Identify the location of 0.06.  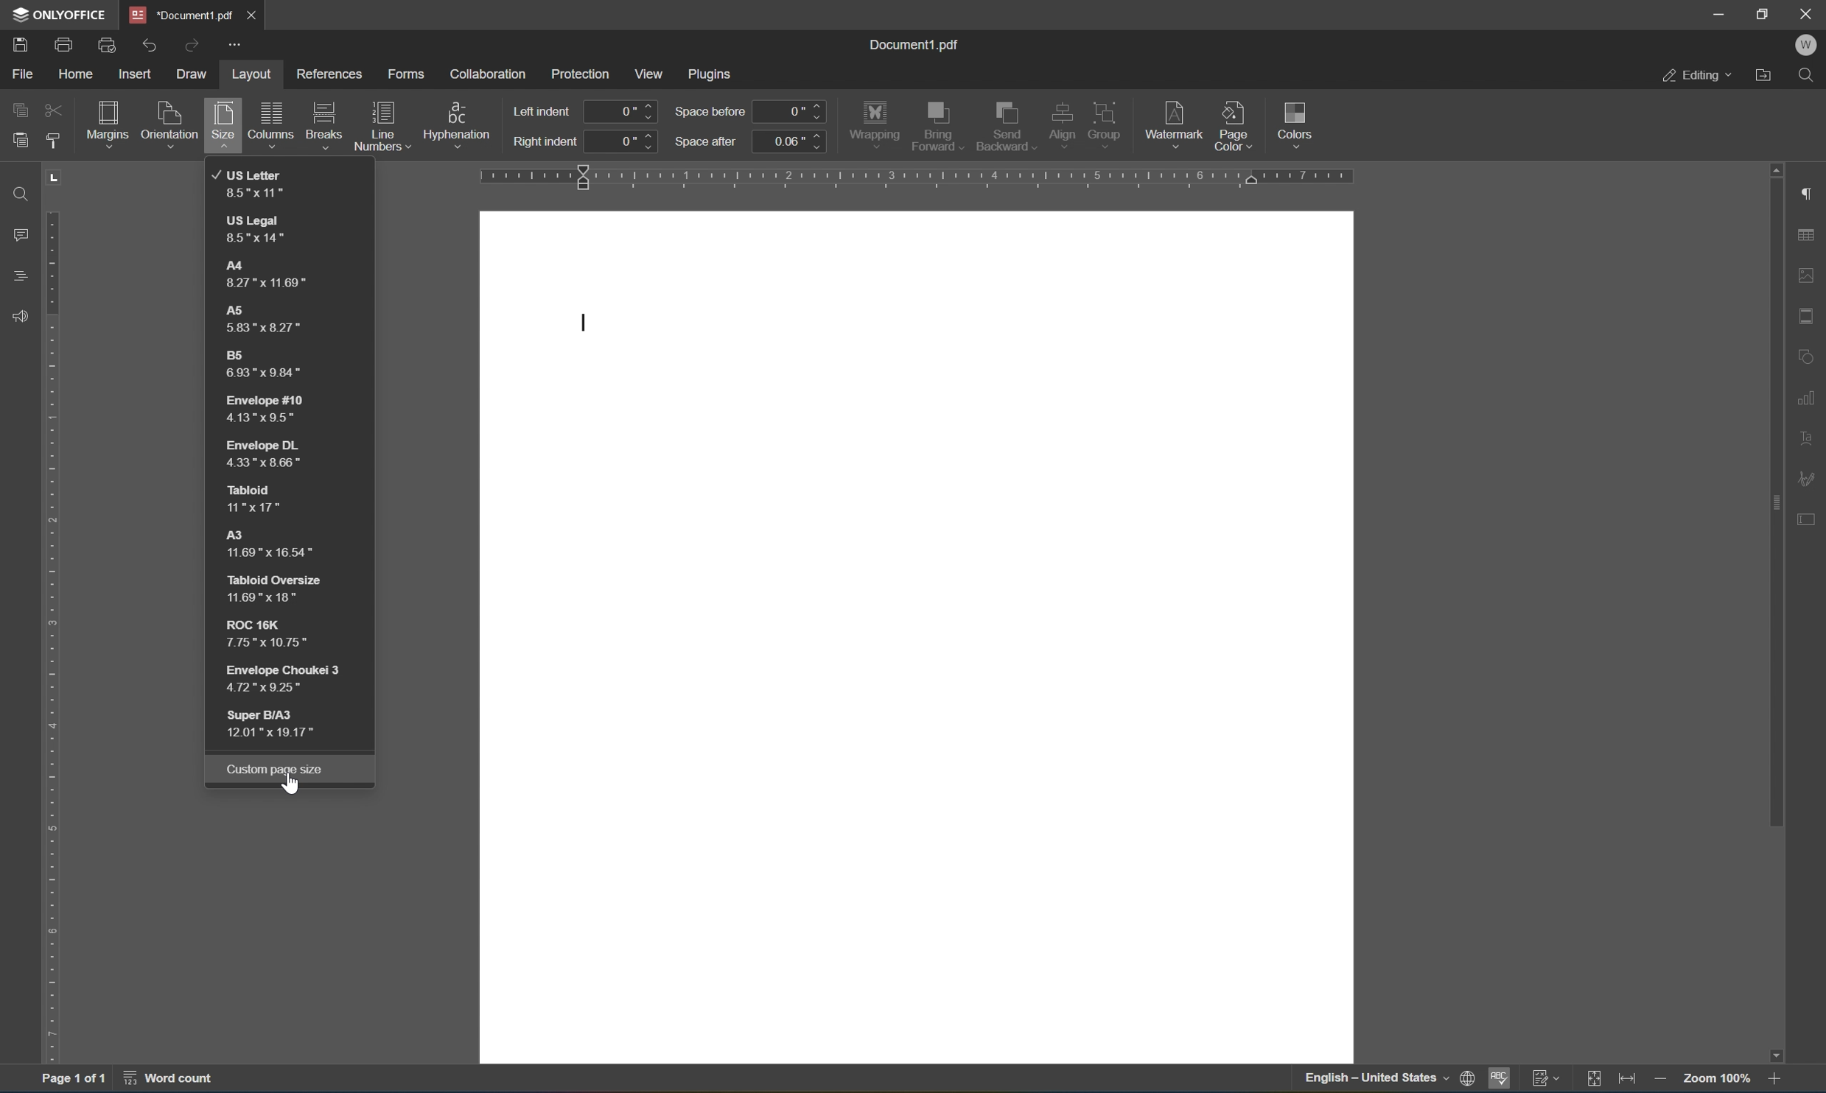
(790, 141).